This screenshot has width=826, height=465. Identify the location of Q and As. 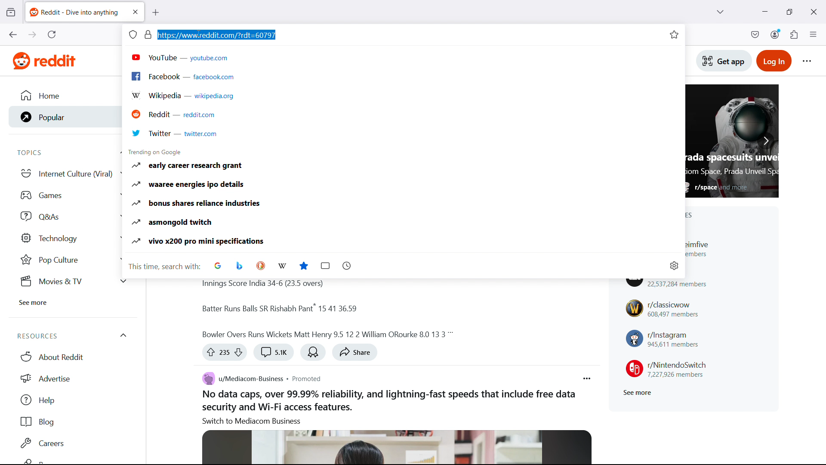
(64, 215).